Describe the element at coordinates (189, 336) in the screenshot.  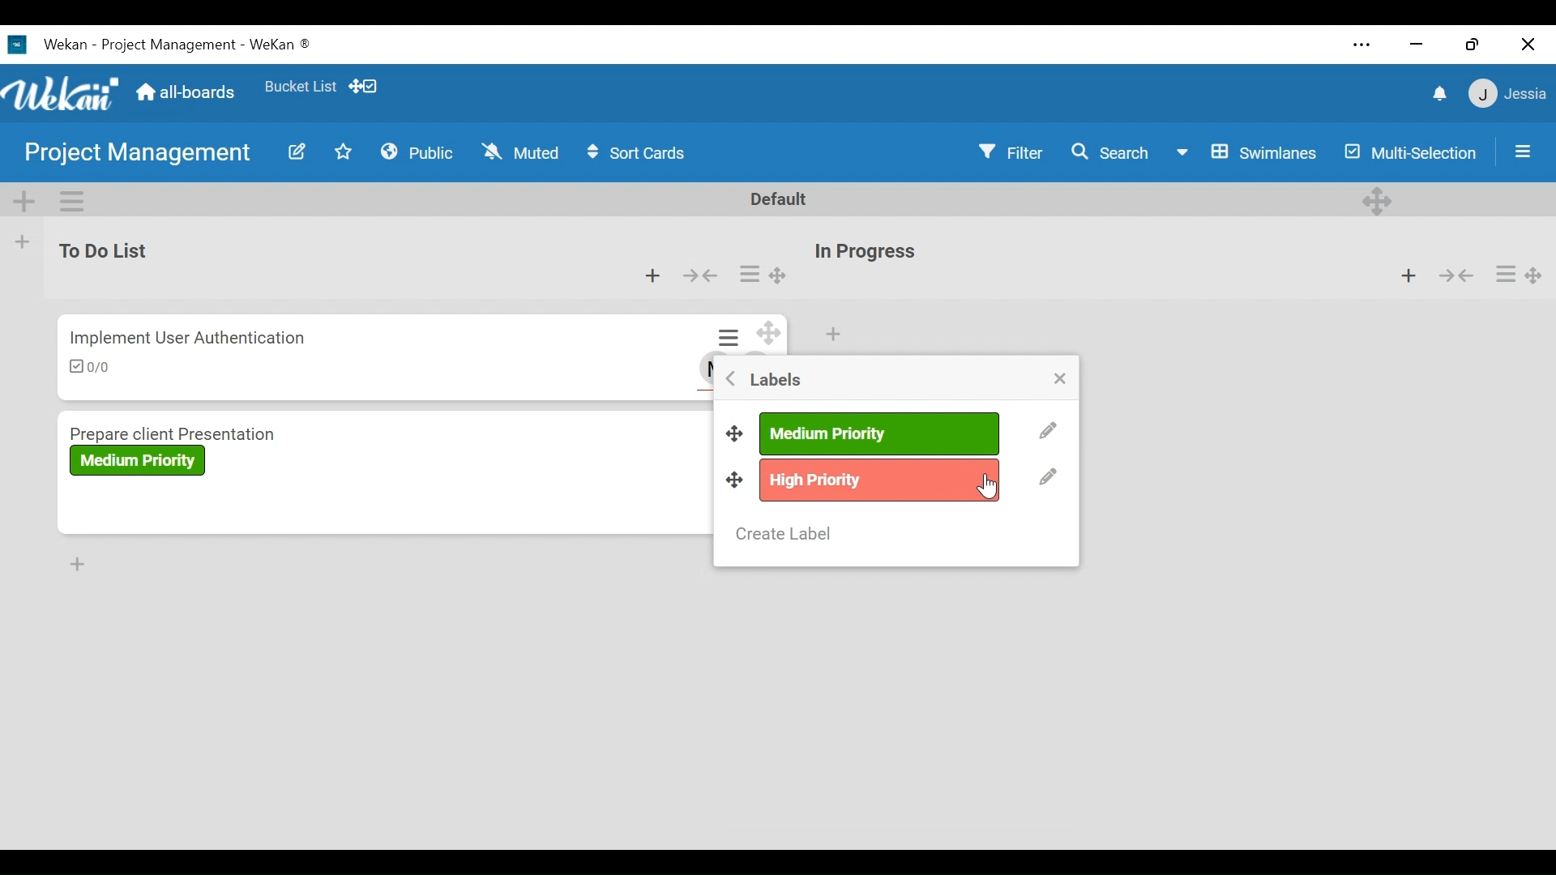
I see `Card Title` at that location.